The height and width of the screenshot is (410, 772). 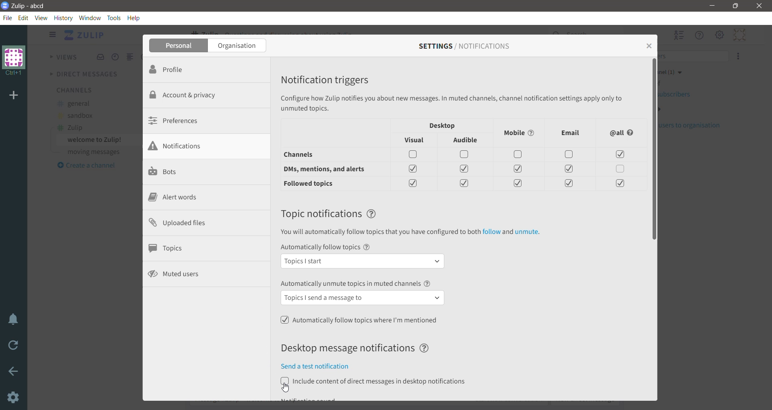 What do you see at coordinates (135, 18) in the screenshot?
I see `Help` at bounding box center [135, 18].